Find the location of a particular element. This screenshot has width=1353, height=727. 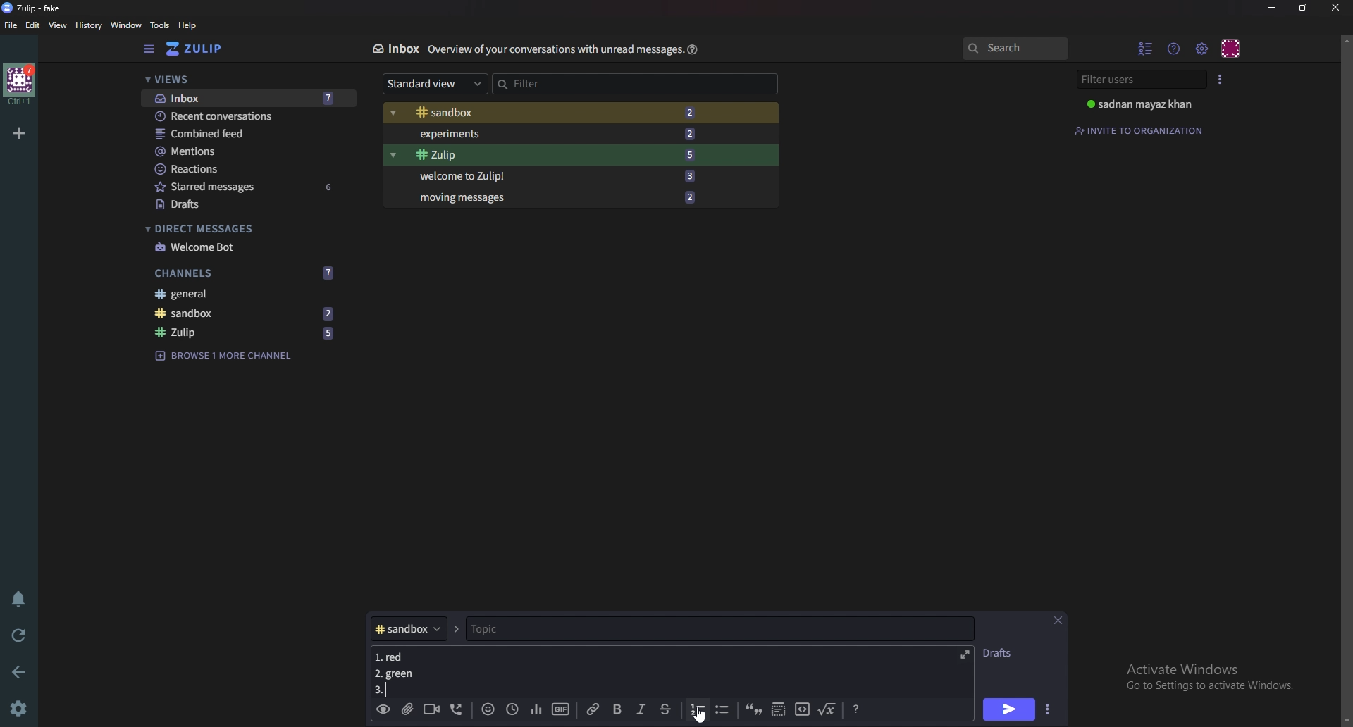

gif is located at coordinates (560, 707).